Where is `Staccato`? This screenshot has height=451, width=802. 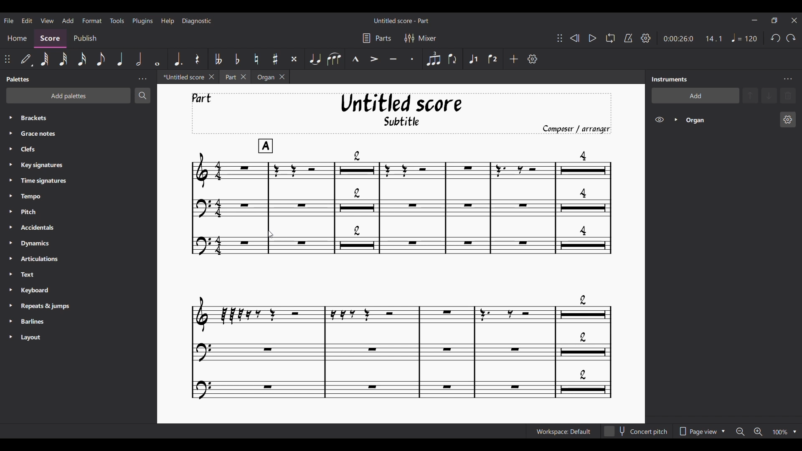
Staccato is located at coordinates (412, 58).